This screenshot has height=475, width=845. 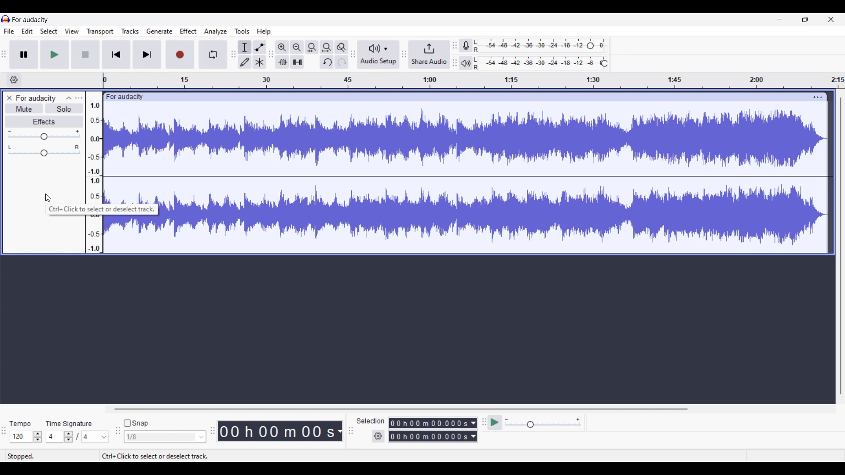 I want to click on View menu, so click(x=72, y=31).